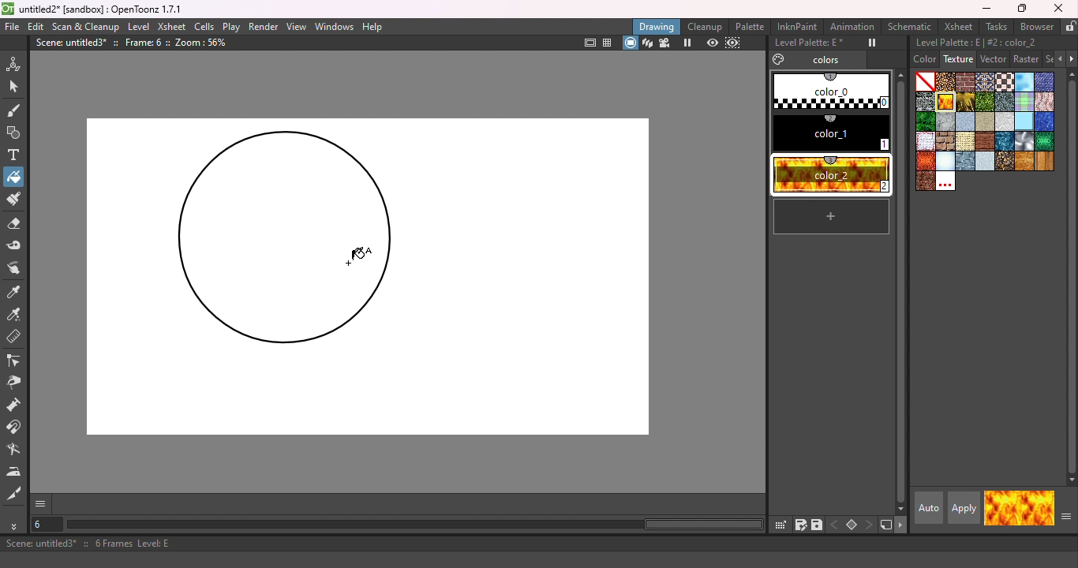 The width and height of the screenshot is (1078, 568). I want to click on Lock rooms tab, so click(1069, 26).